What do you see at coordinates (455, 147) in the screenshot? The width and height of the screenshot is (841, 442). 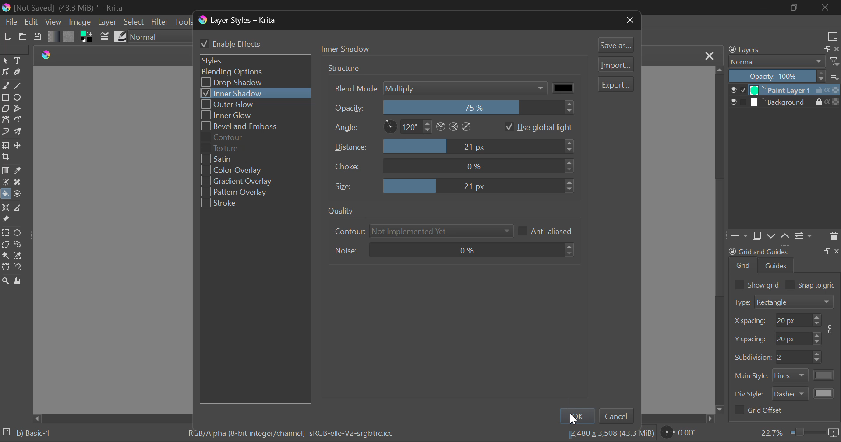 I see `Distance` at bounding box center [455, 147].